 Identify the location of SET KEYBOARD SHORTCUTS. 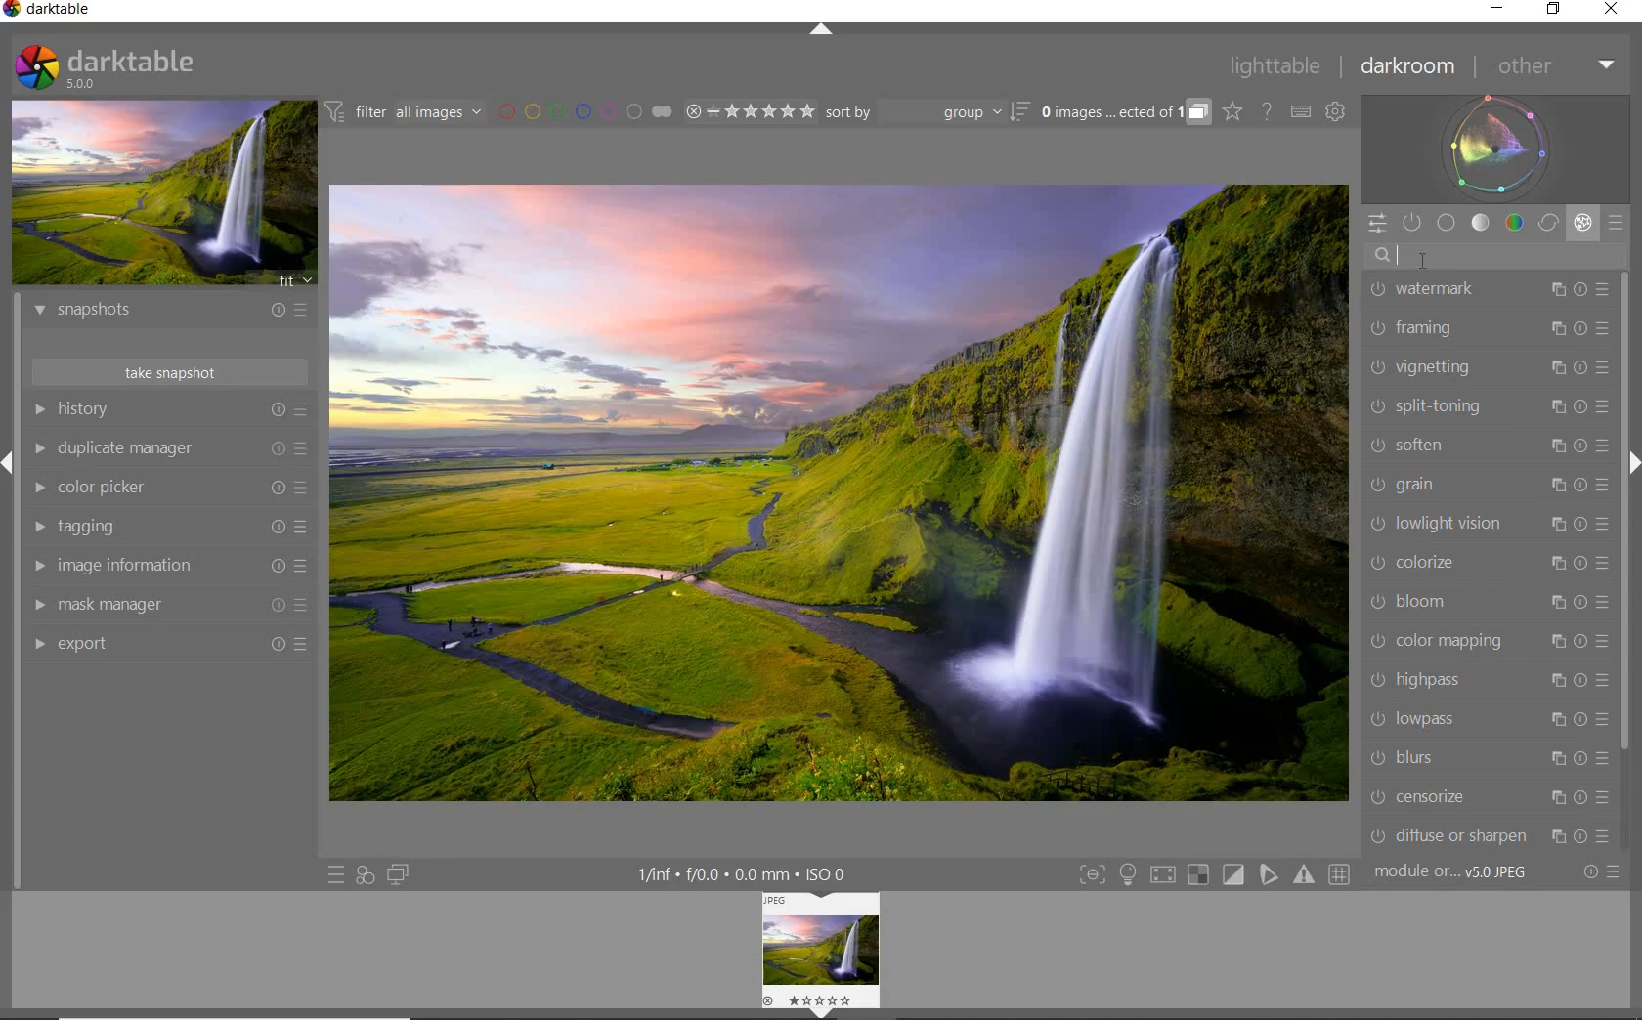
(1302, 112).